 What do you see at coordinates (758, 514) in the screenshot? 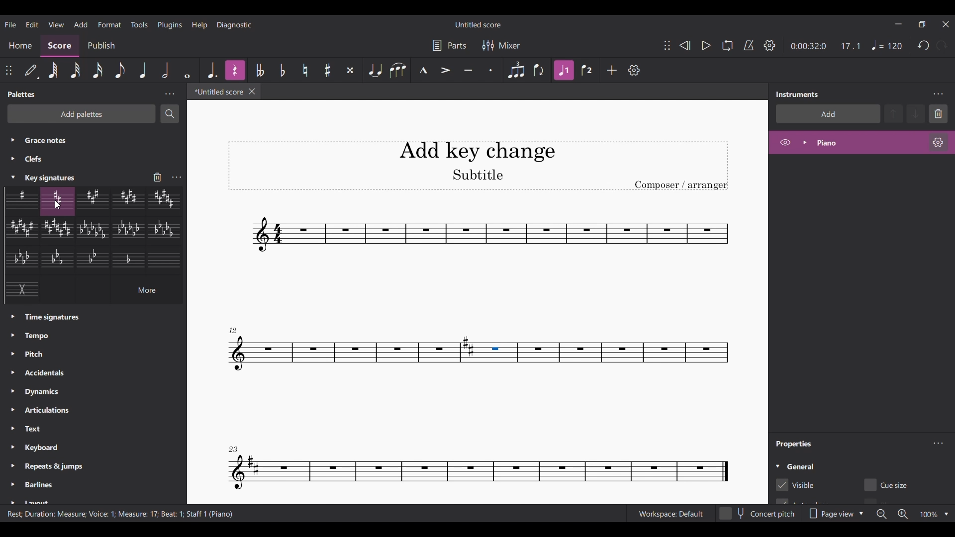
I see `Concert pitch toggle` at bounding box center [758, 514].